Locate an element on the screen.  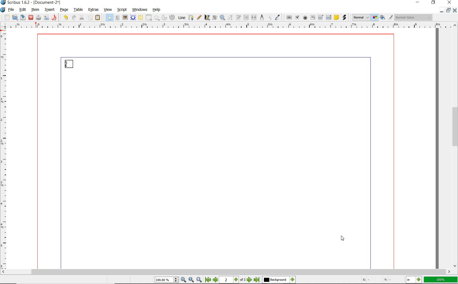
table is located at coordinates (140, 18).